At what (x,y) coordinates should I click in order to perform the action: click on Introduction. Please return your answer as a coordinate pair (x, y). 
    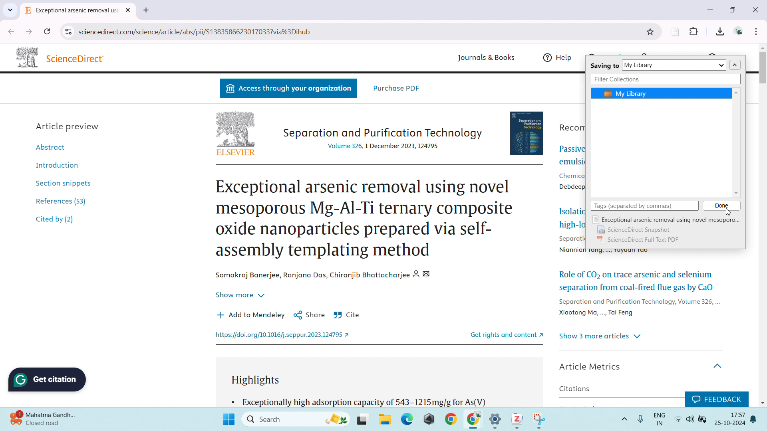
    Looking at the image, I should click on (55, 164).